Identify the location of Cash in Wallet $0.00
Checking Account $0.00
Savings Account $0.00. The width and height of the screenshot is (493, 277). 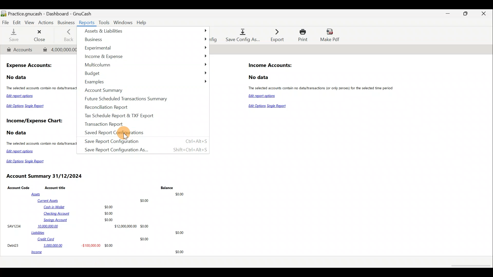
(79, 213).